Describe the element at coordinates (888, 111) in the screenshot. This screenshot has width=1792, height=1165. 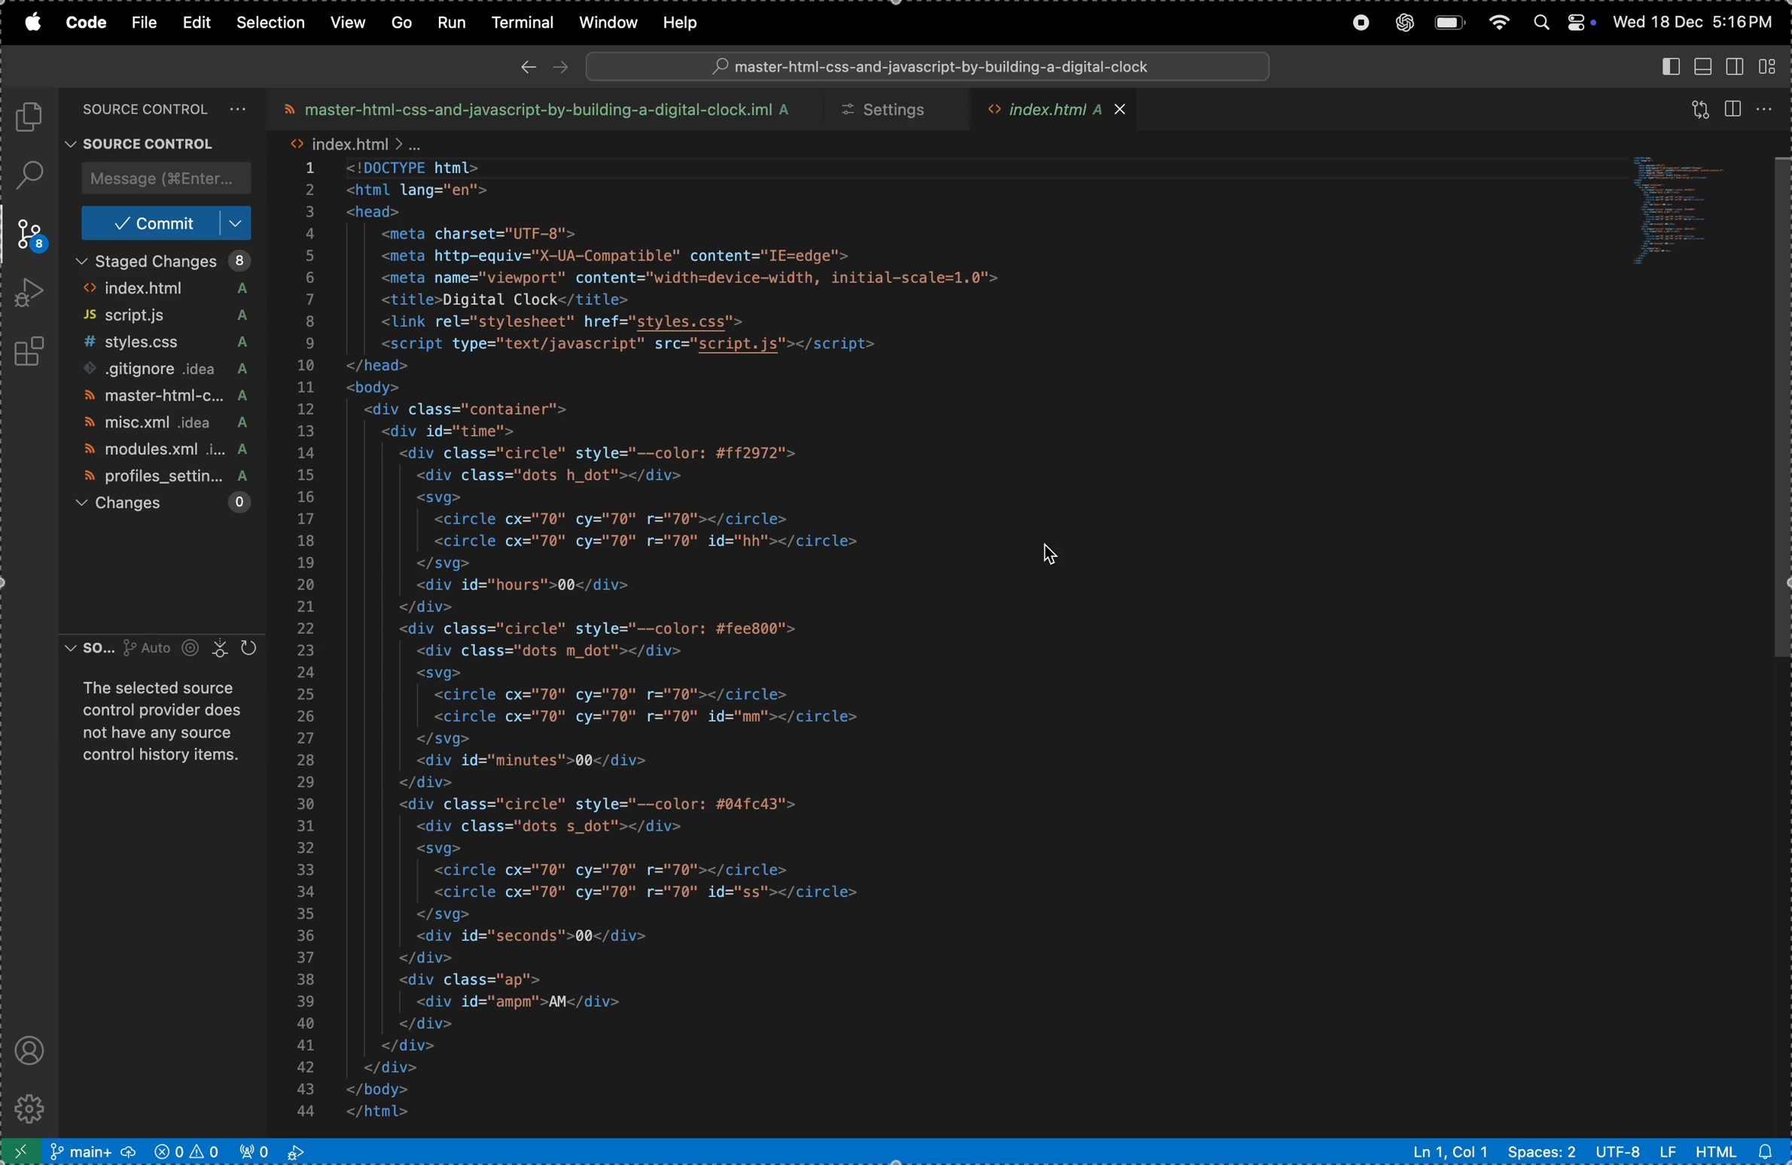
I see `settings` at that location.